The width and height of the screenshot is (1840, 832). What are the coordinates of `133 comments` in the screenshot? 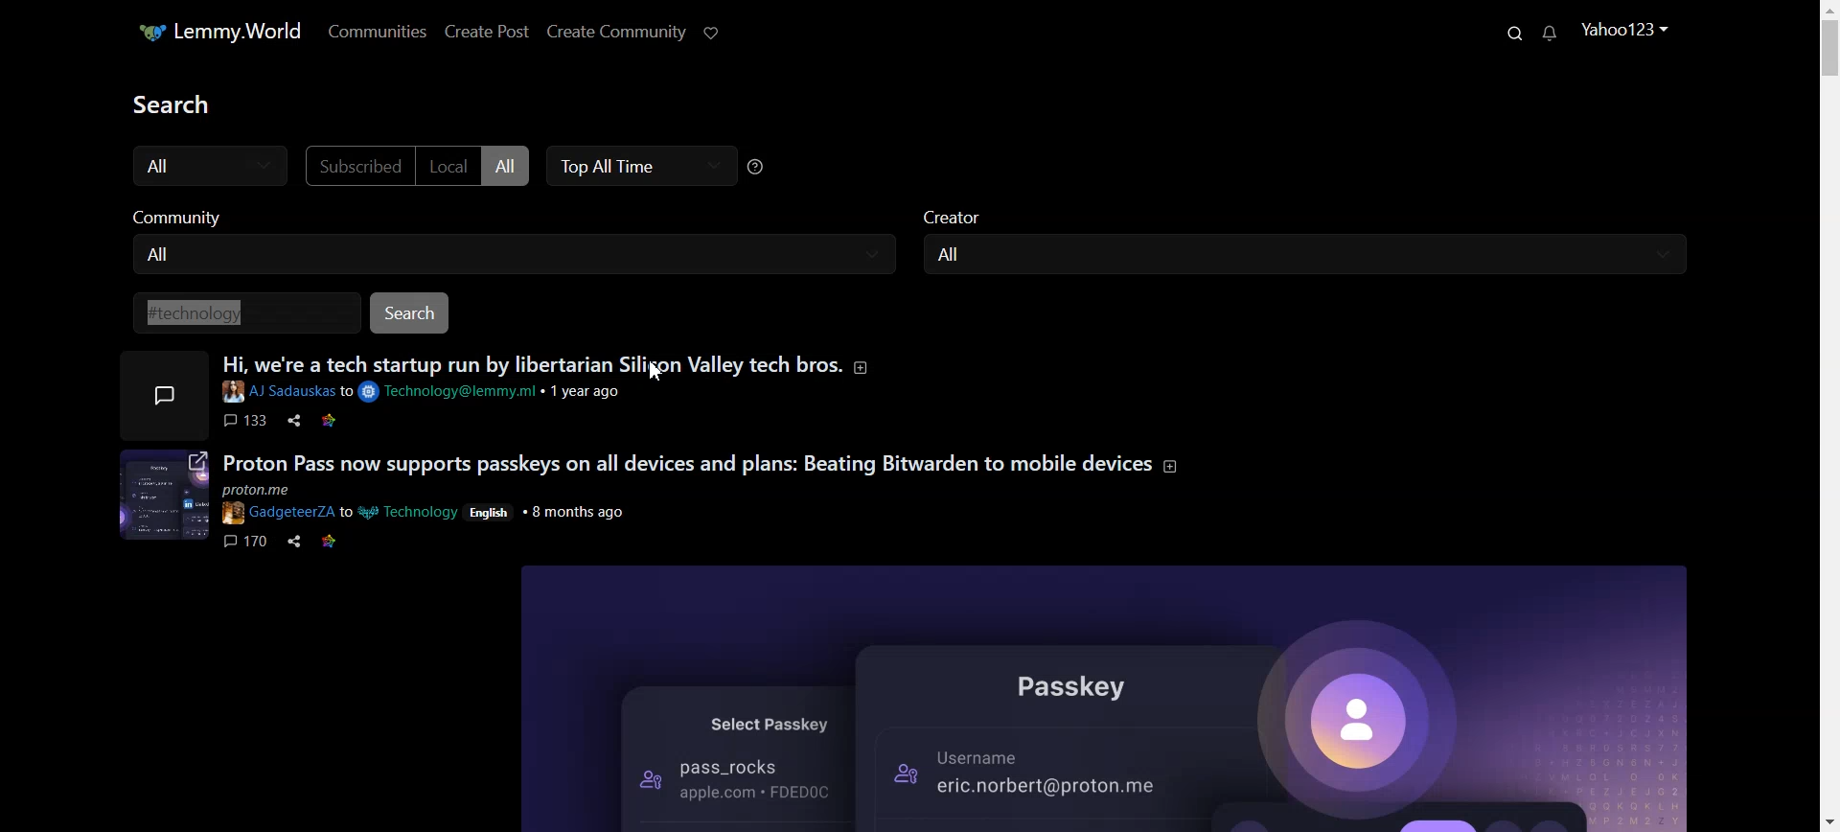 It's located at (246, 423).